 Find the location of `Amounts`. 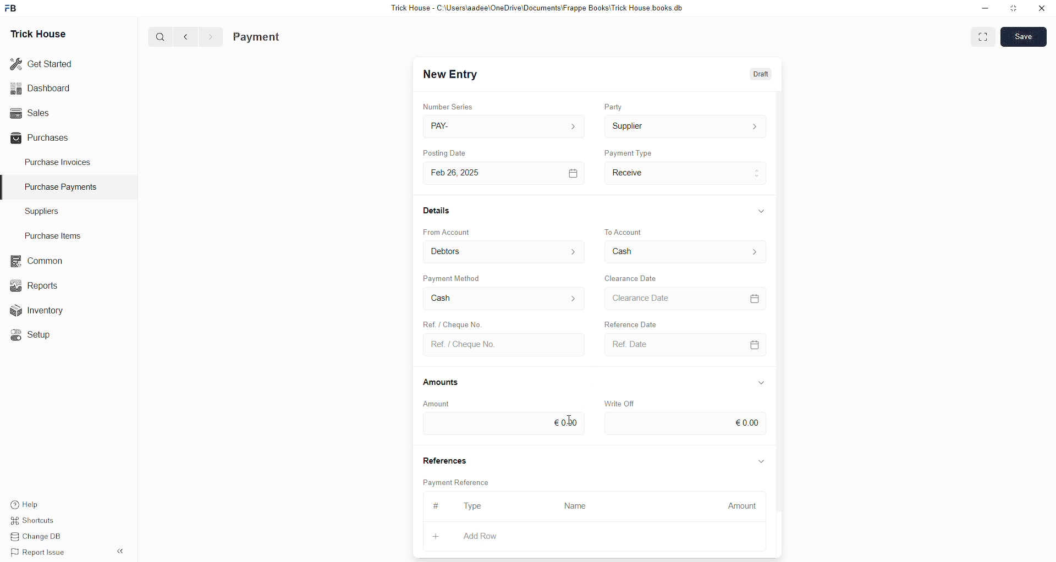

Amounts is located at coordinates (445, 382).